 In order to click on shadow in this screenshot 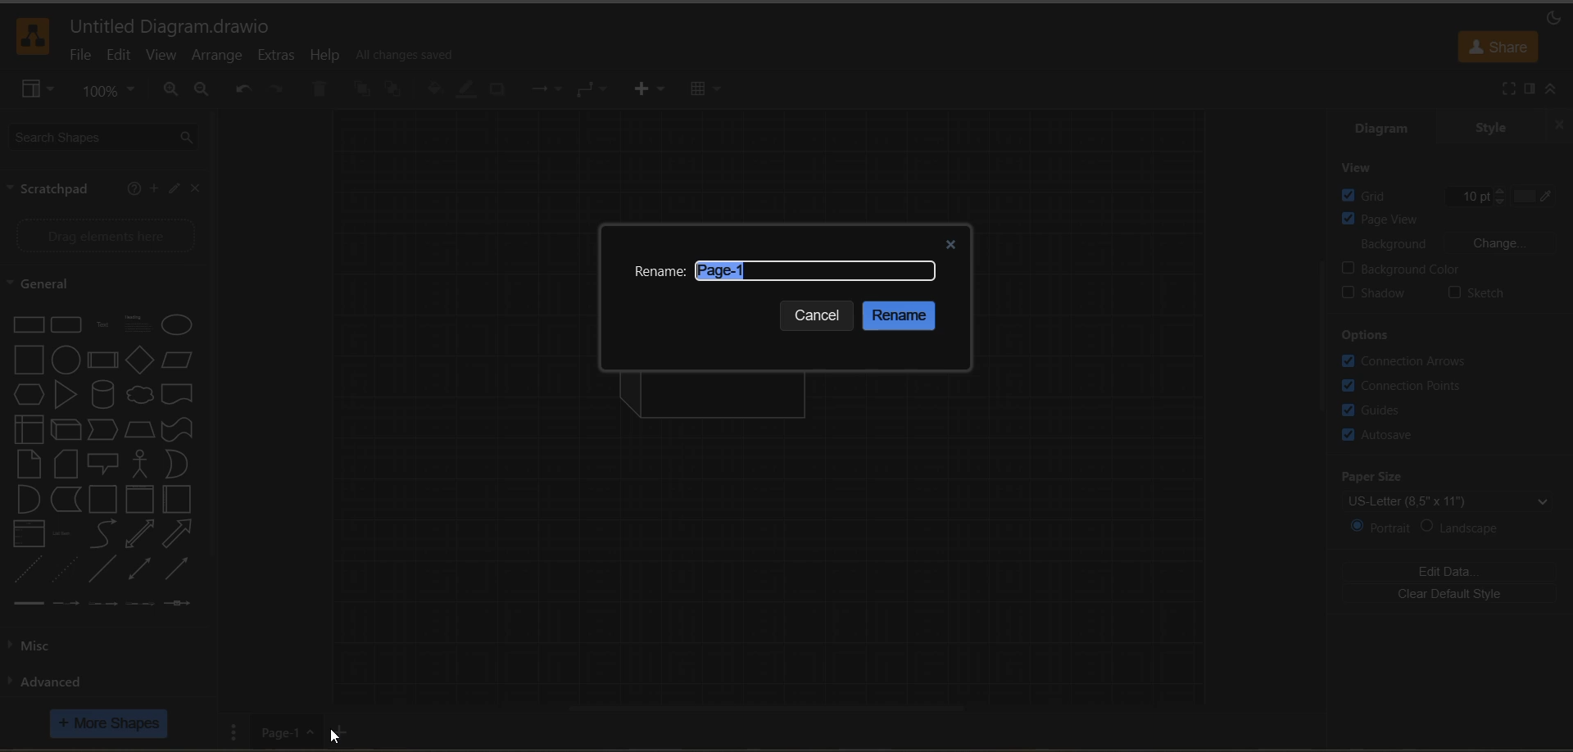, I will do `click(1380, 292)`.